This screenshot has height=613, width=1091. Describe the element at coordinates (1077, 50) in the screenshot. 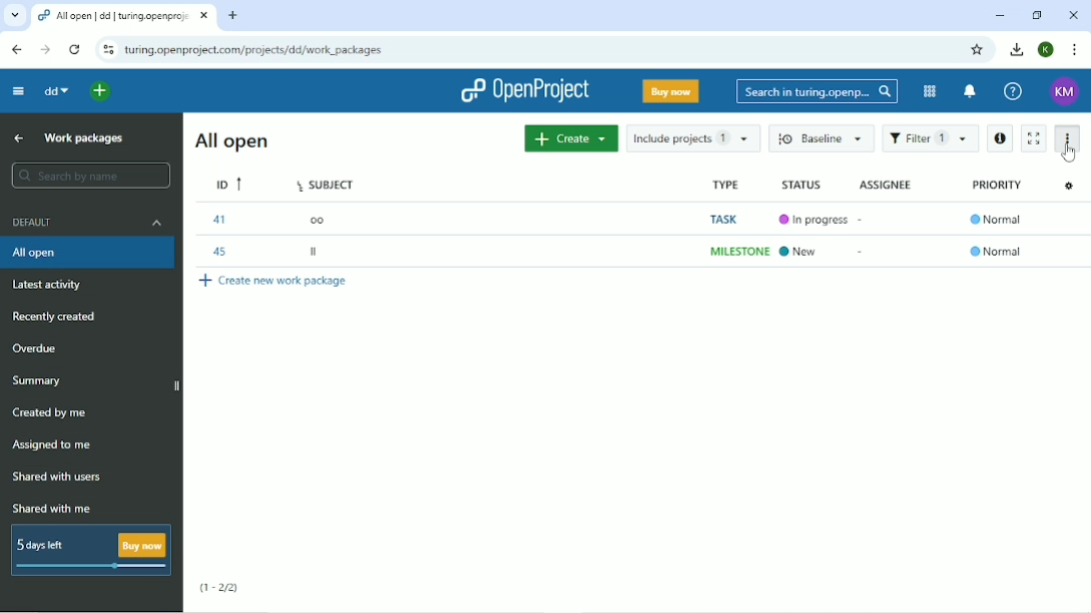

I see `Customize and control google chrome` at that location.